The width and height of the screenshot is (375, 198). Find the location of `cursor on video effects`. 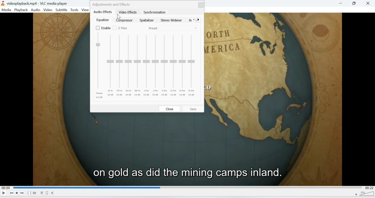

cursor on video effects is located at coordinates (119, 16).